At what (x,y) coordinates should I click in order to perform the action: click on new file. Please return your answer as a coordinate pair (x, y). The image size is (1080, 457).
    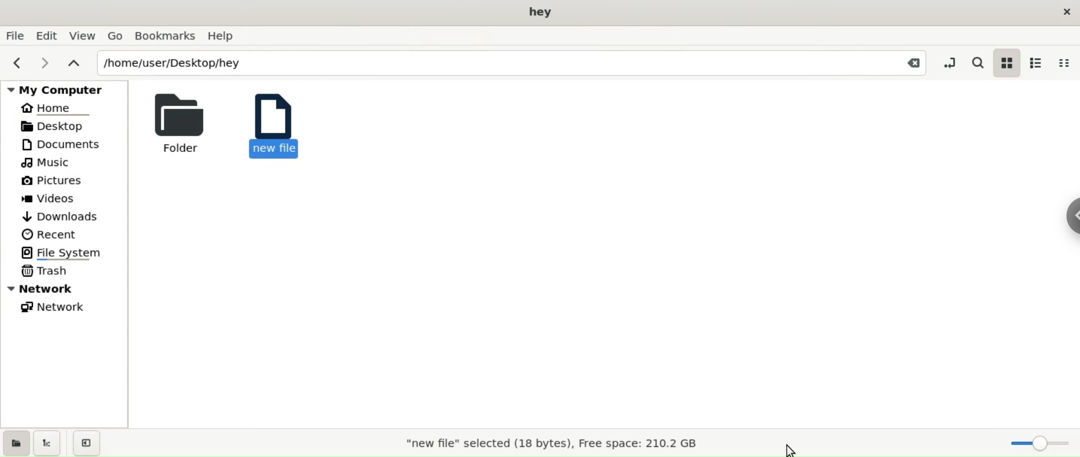
    Looking at the image, I should click on (272, 123).